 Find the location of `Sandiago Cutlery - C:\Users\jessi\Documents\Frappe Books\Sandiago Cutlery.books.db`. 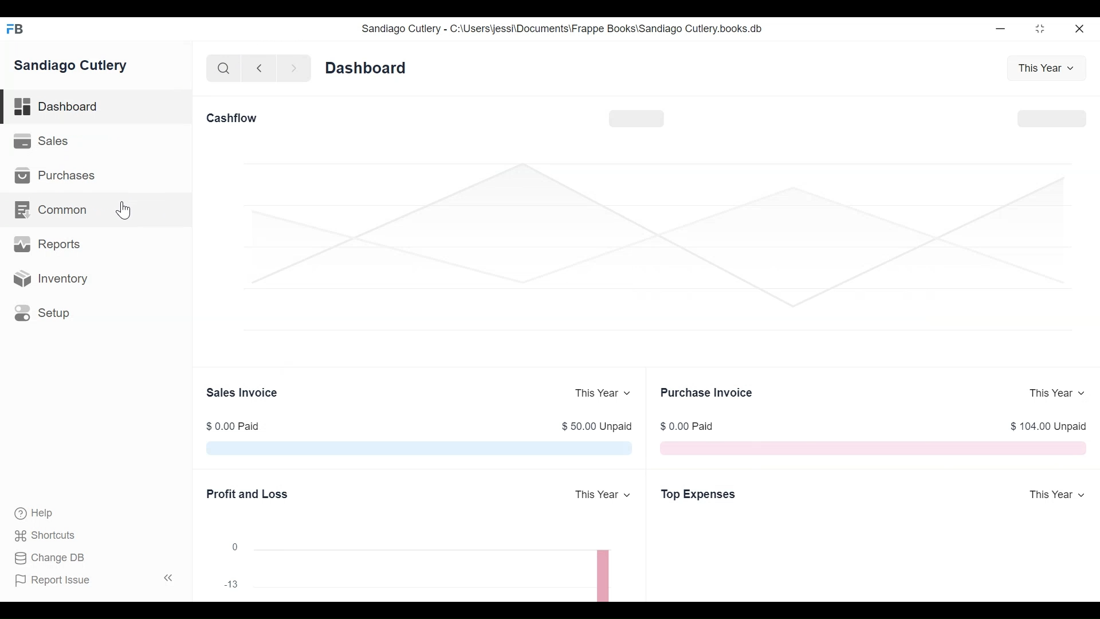

Sandiago Cutlery - C:\Users\jessi\Documents\Frappe Books\Sandiago Cutlery.books.db is located at coordinates (563, 29).